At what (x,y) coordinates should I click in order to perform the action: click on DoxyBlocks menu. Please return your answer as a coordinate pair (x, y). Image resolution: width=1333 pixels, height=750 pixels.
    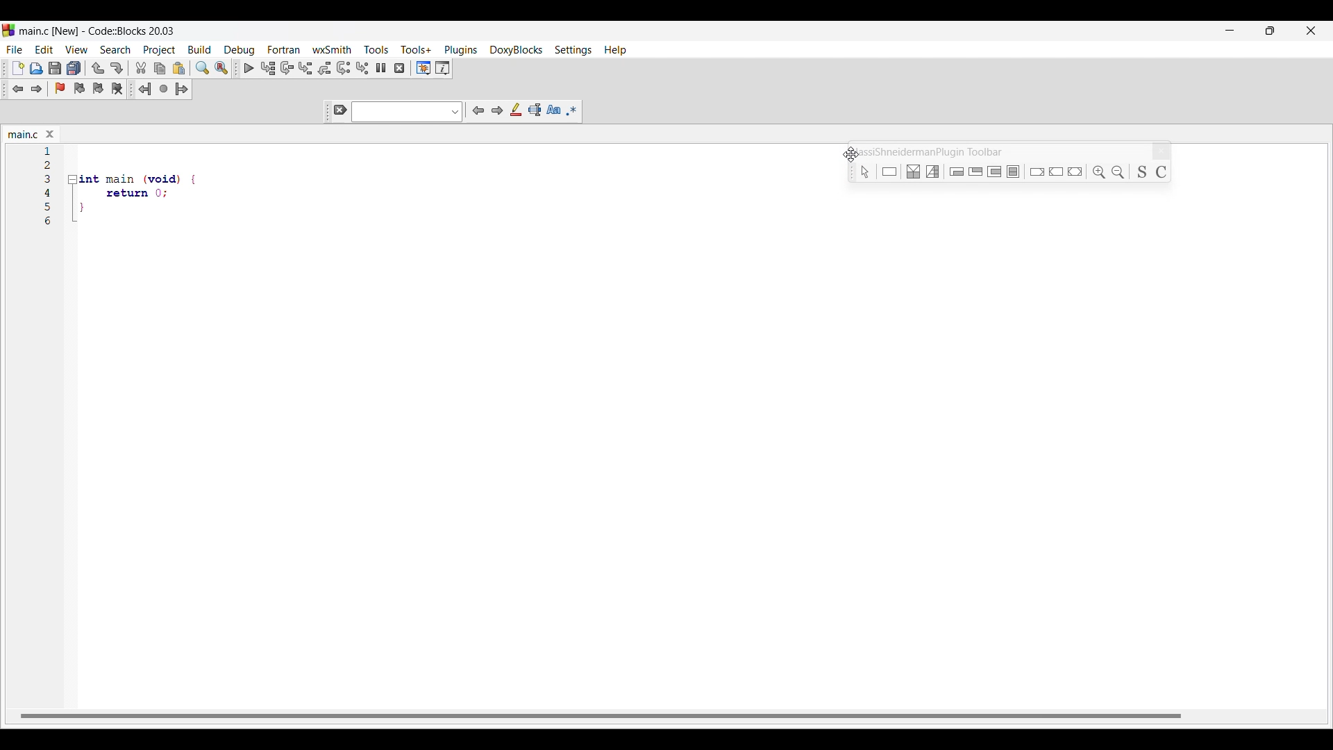
    Looking at the image, I should click on (515, 50).